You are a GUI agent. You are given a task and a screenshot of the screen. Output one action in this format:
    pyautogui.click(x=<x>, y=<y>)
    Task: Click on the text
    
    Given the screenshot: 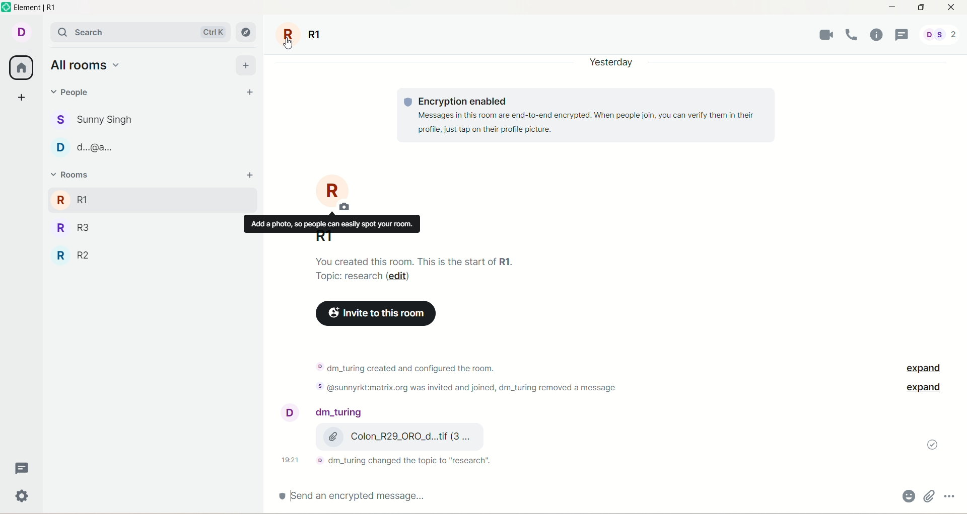 What is the action you would take?
    pyautogui.click(x=467, y=377)
    